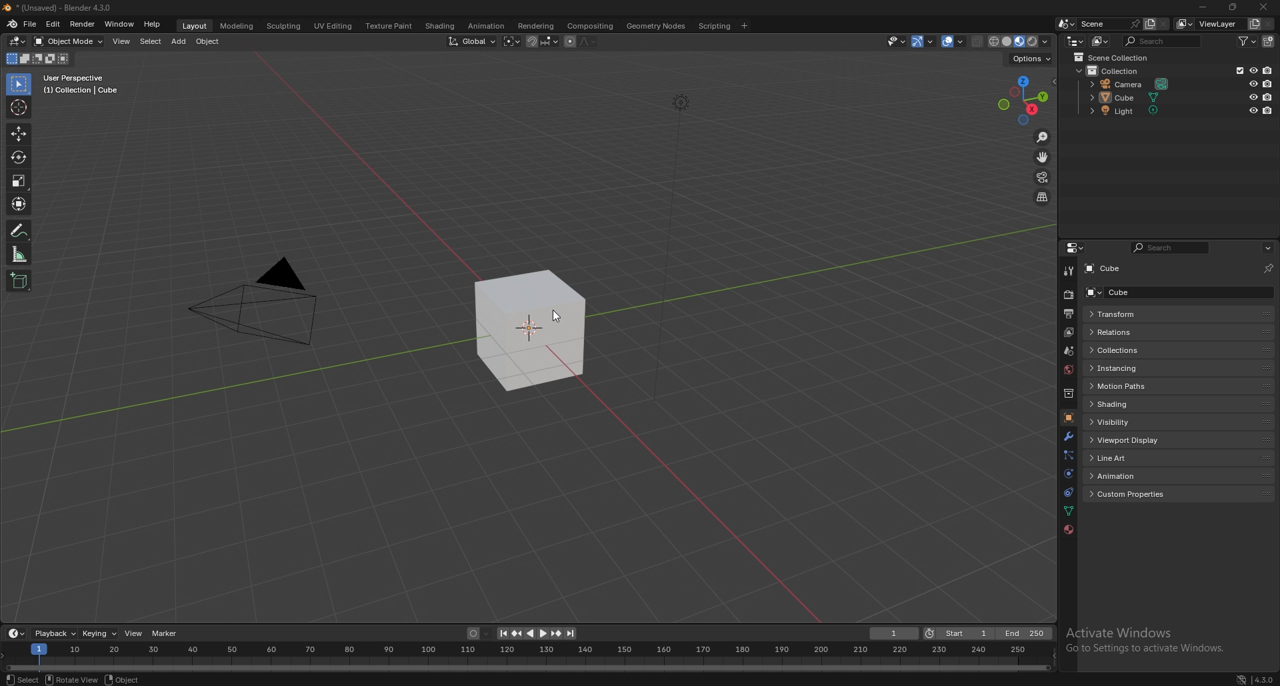 This screenshot has height=686, width=1280. I want to click on exclude from view layer, so click(1237, 71).